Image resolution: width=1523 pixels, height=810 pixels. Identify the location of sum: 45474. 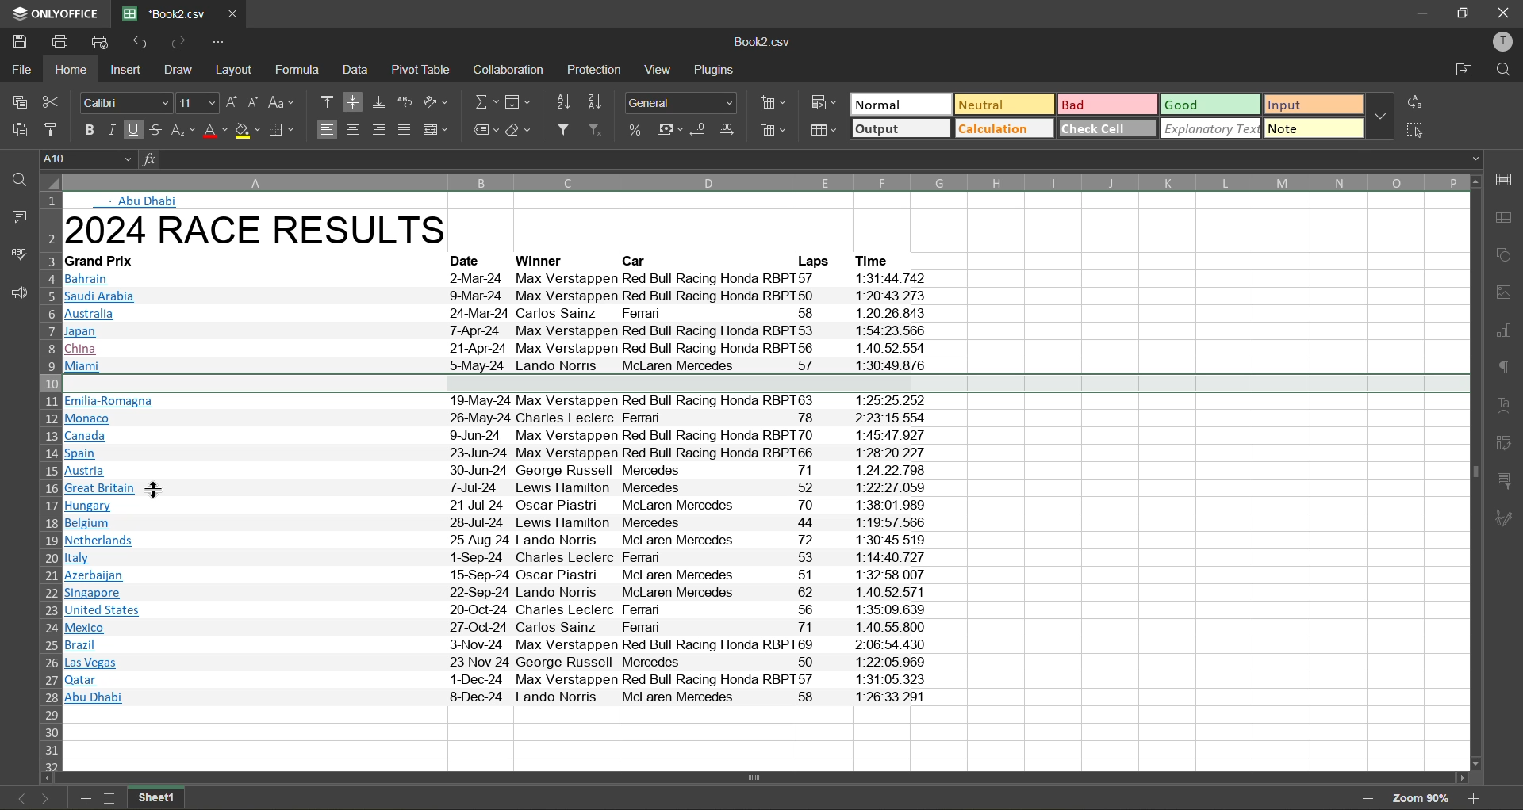
(1309, 799).